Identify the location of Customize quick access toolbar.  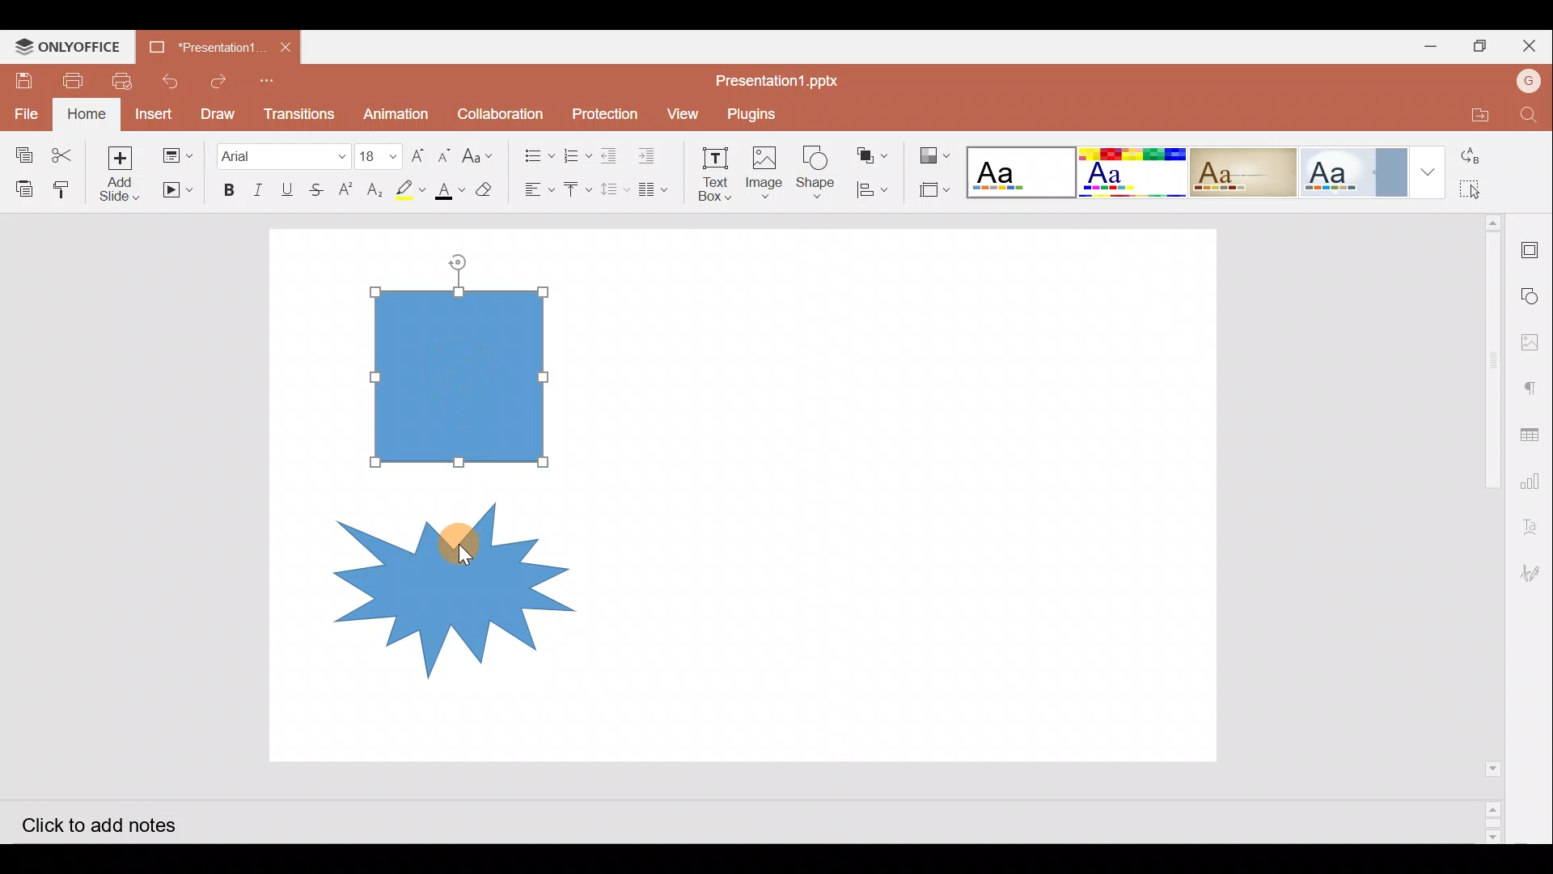
(269, 80).